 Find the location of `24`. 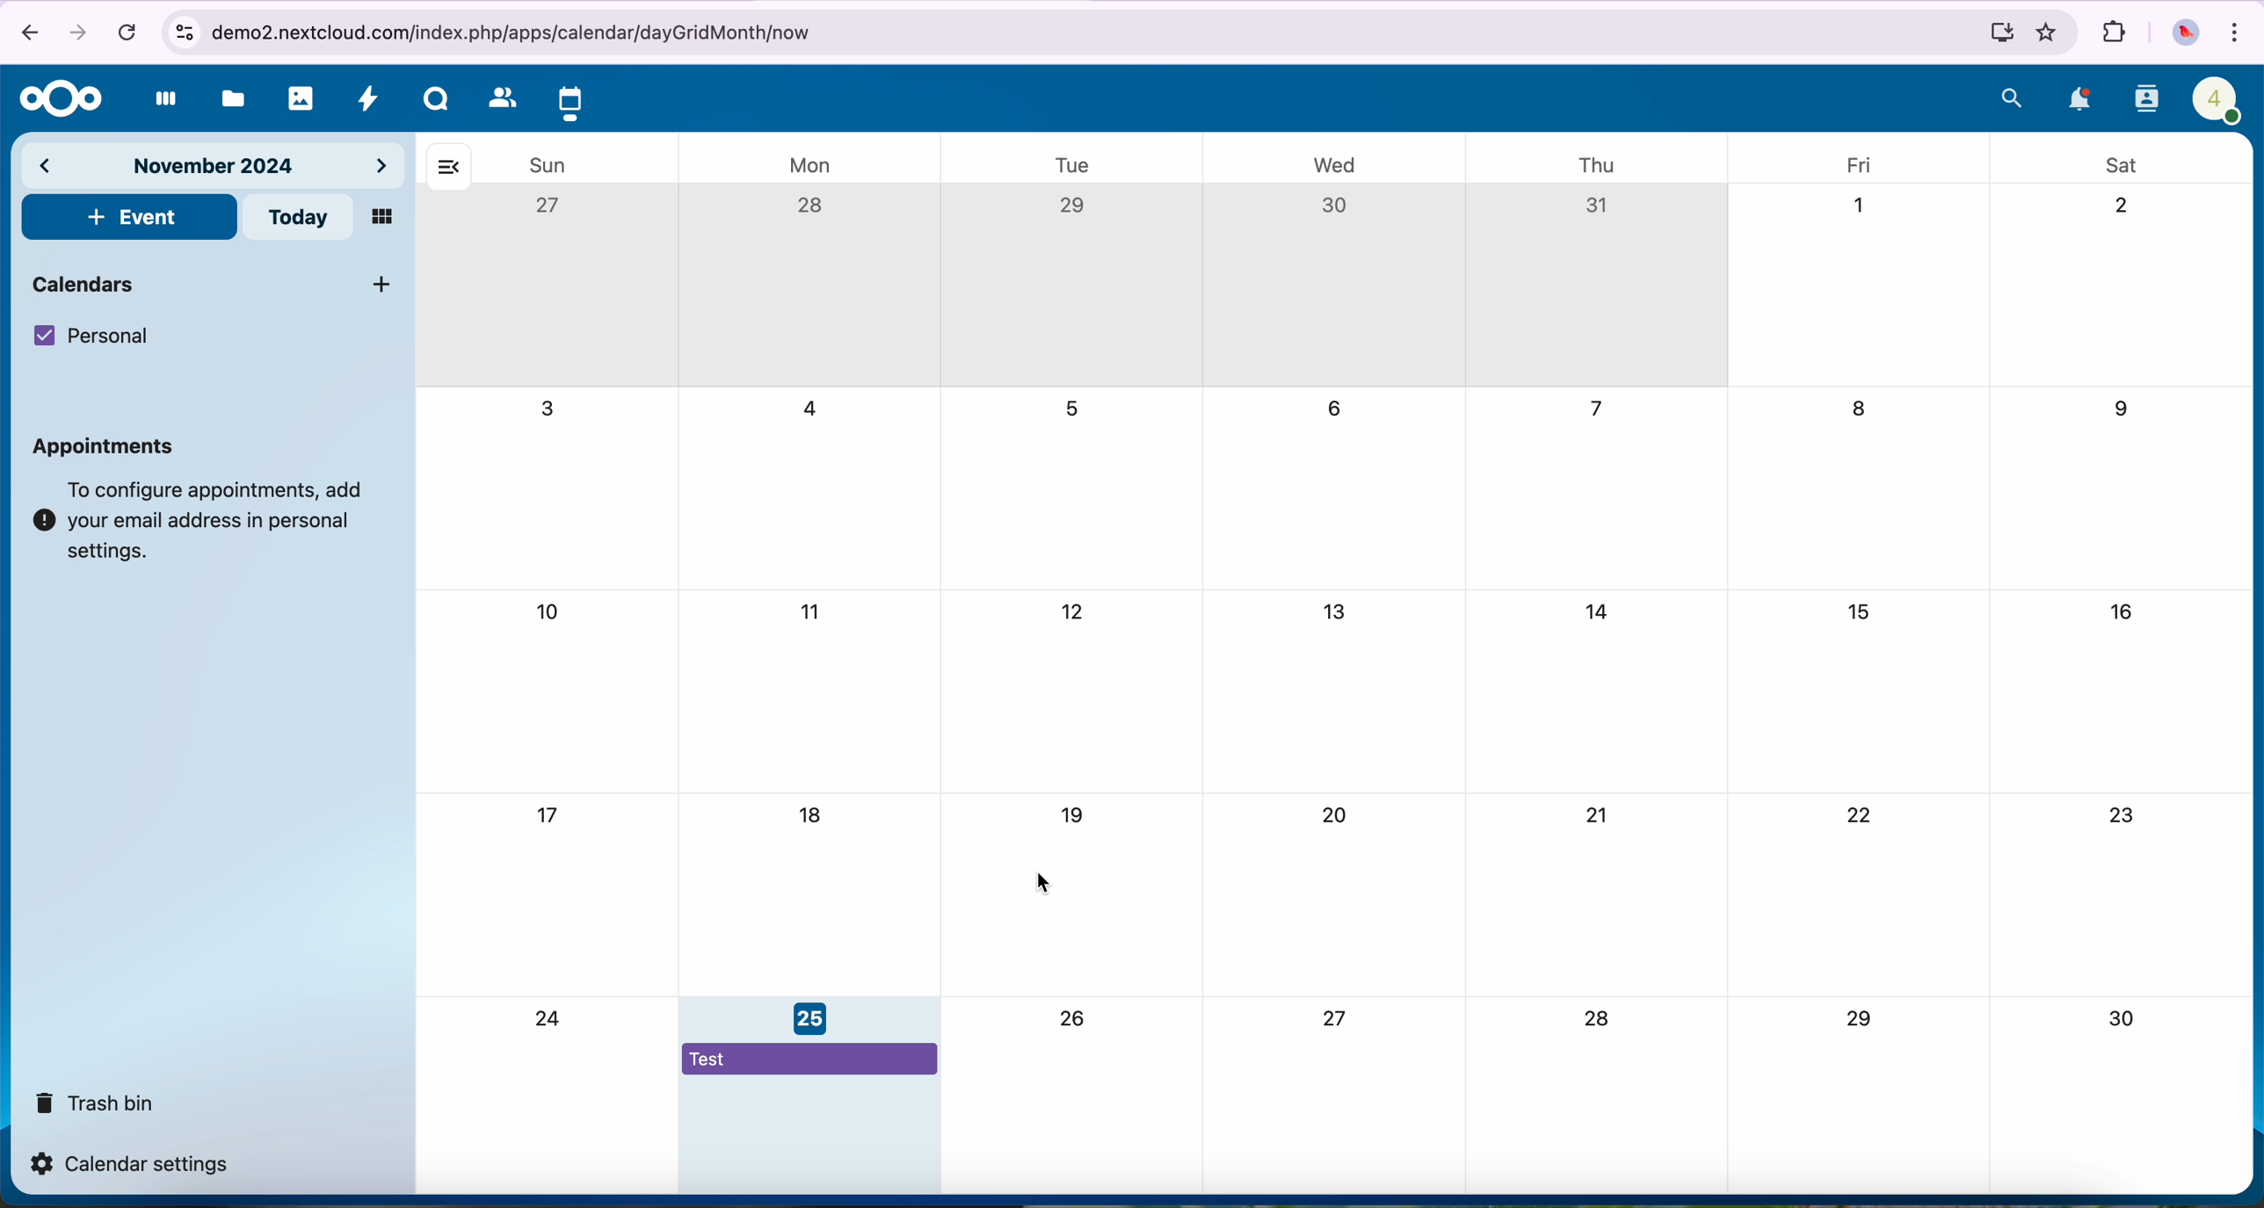

24 is located at coordinates (552, 1020).